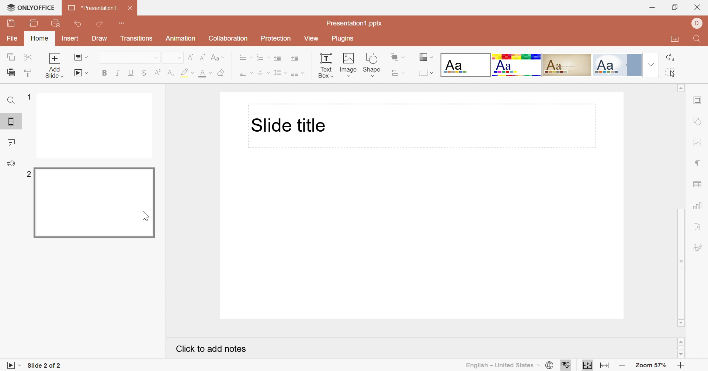 Image resolution: width=708 pixels, height=371 pixels. Describe the element at coordinates (298, 73) in the screenshot. I see `Insert Columns` at that location.